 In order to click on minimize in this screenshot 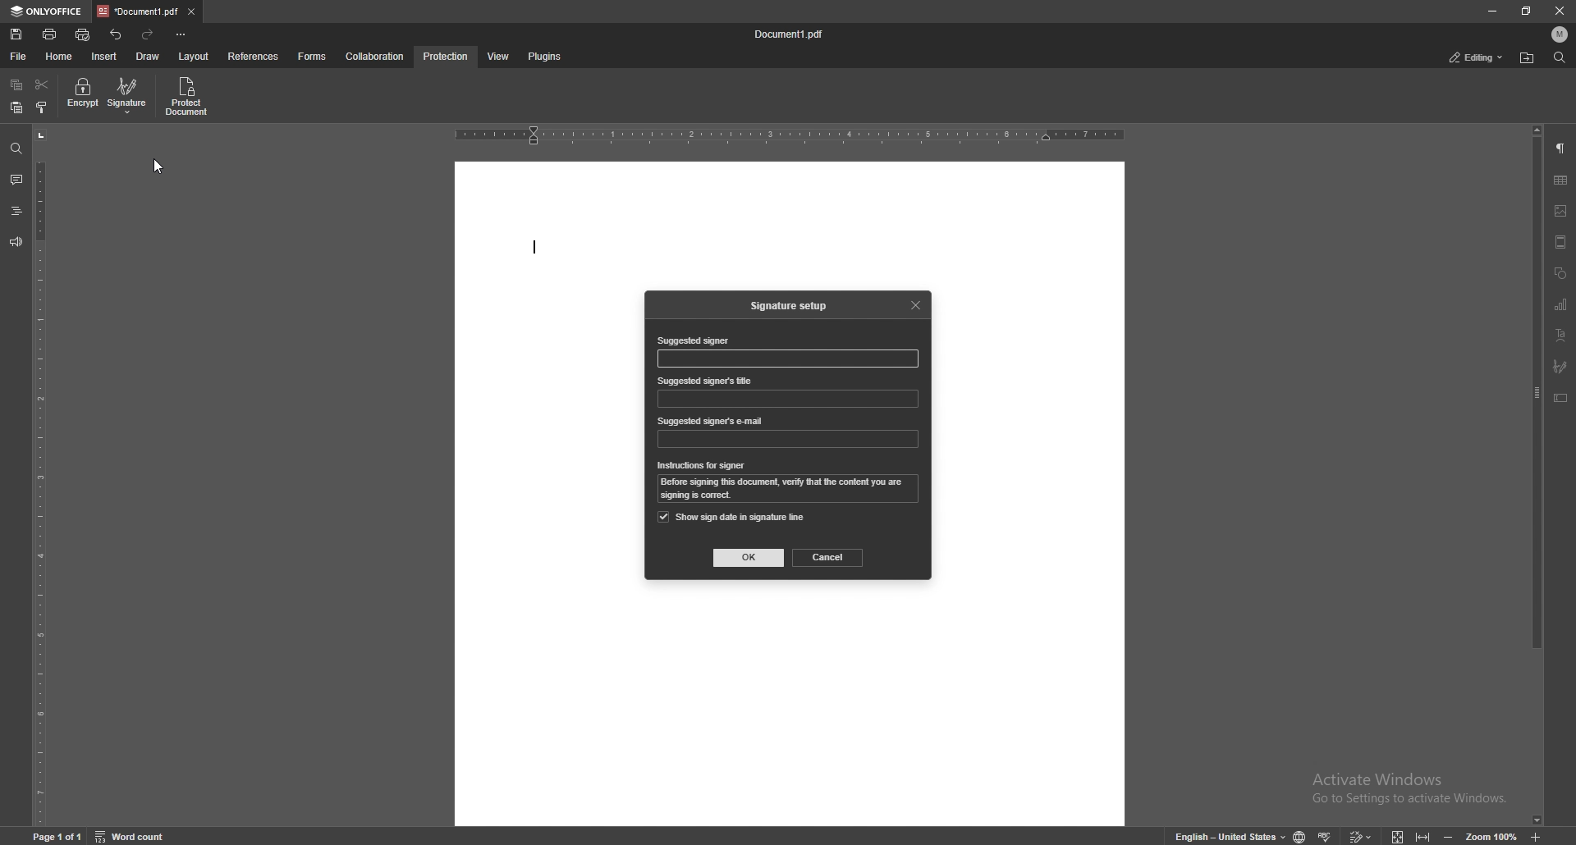, I will do `click(1491, 10)`.